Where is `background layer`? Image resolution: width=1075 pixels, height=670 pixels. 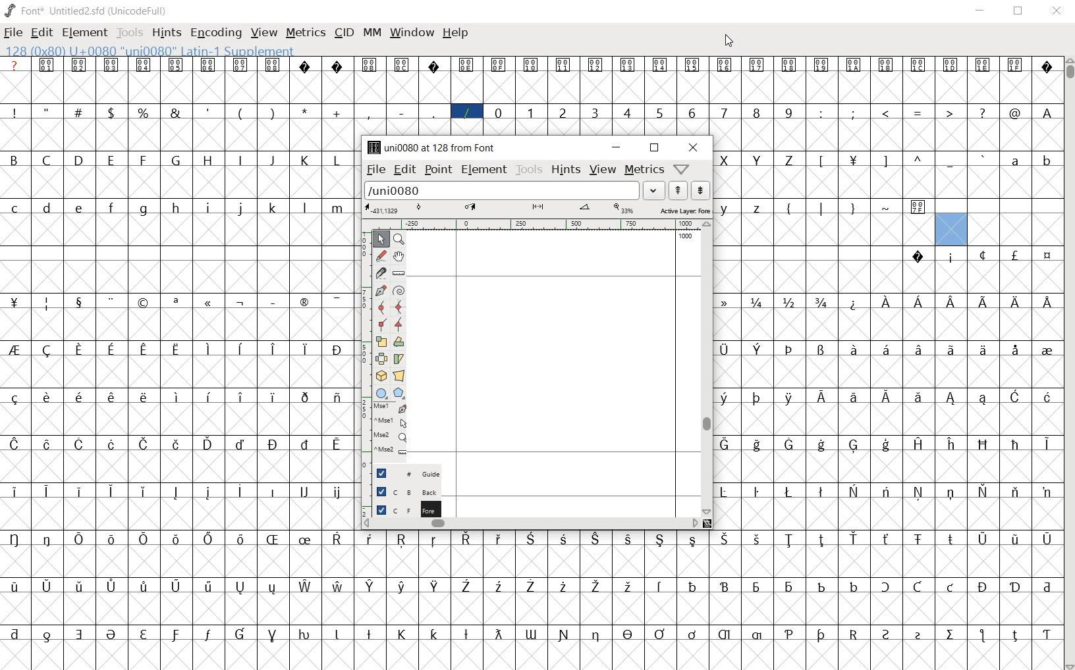
background layer is located at coordinates (401, 491).